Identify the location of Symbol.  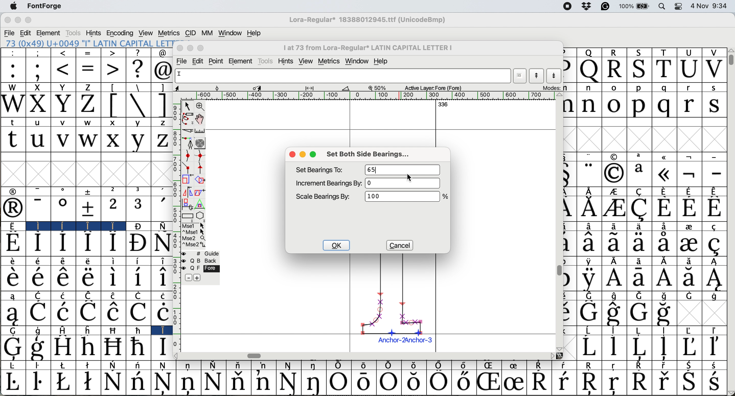
(161, 312).